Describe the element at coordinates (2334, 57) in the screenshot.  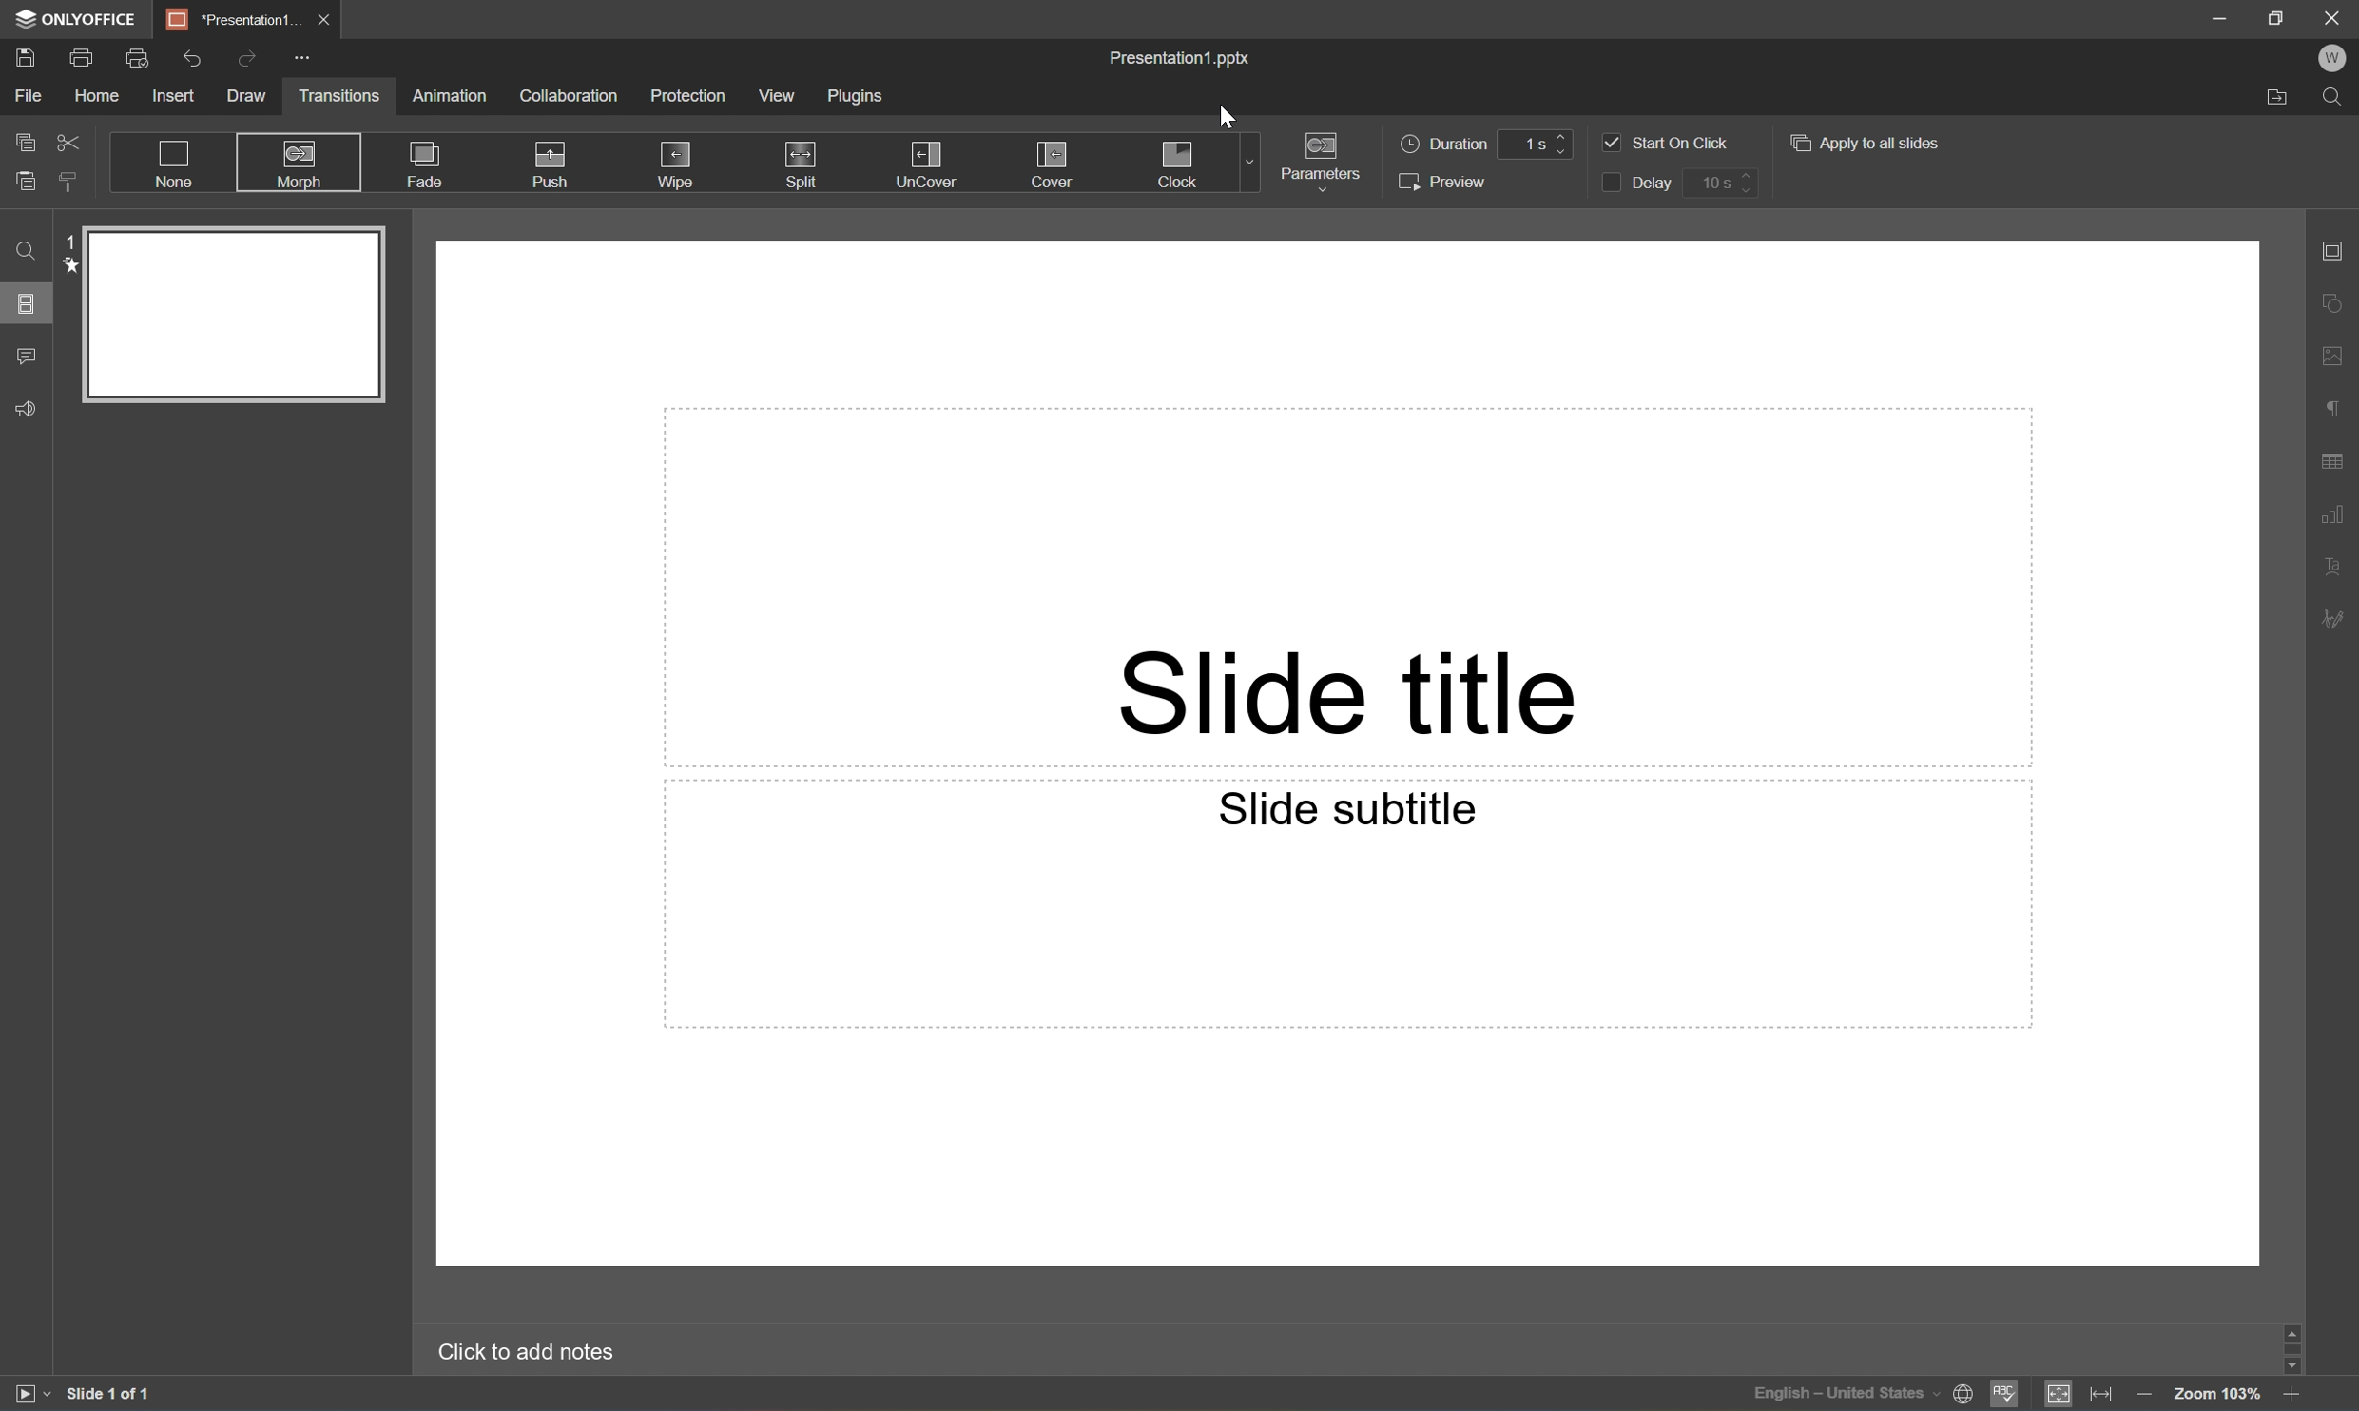
I see `W` at that location.